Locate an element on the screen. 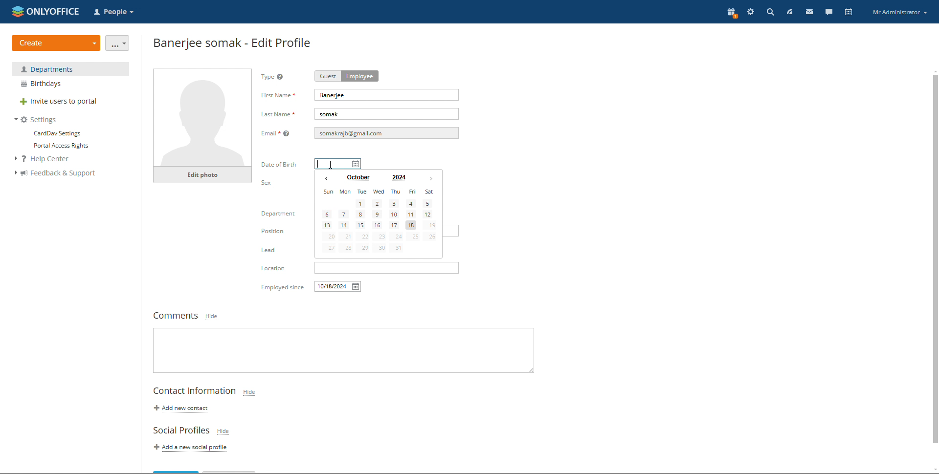  employee edit profile is located at coordinates (233, 42).